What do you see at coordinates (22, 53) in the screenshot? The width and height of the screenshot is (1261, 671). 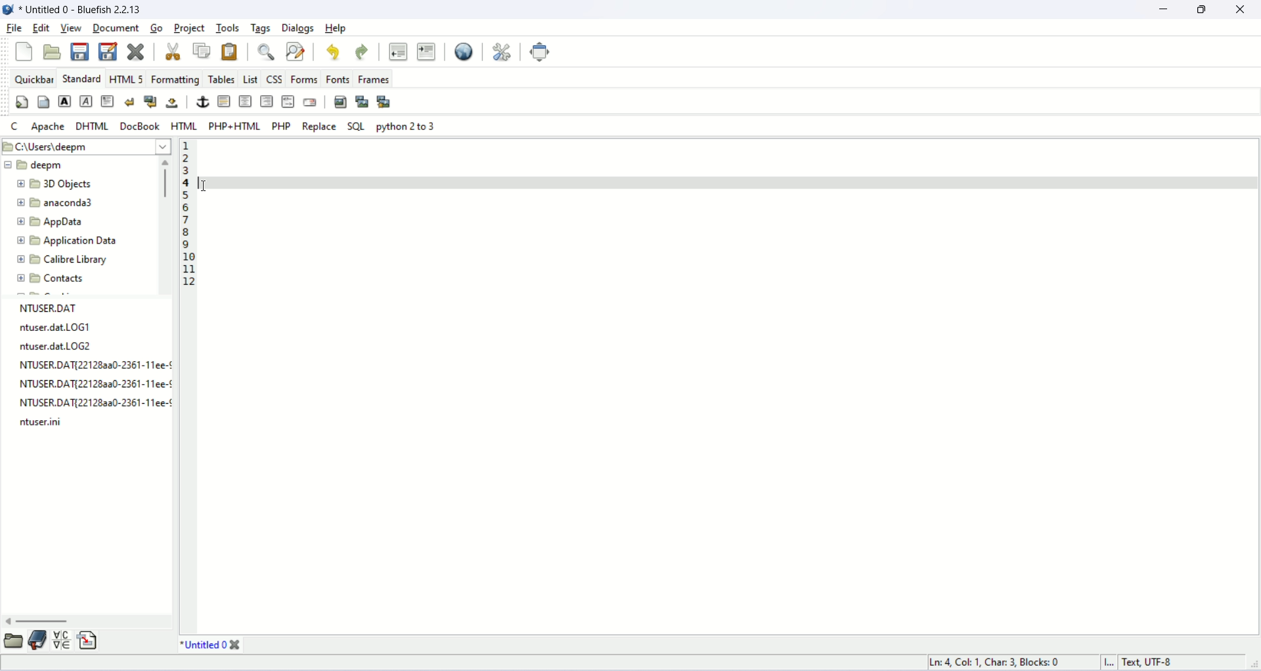 I see `new file` at bounding box center [22, 53].